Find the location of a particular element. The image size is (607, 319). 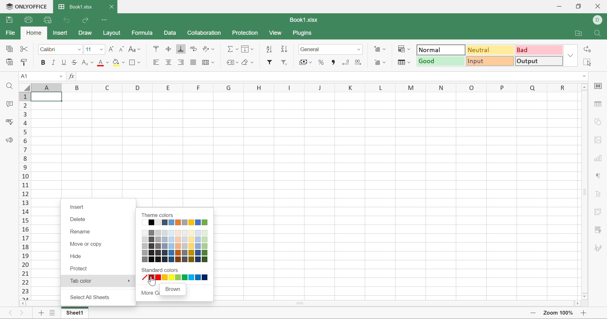

19 is located at coordinates (25, 255).